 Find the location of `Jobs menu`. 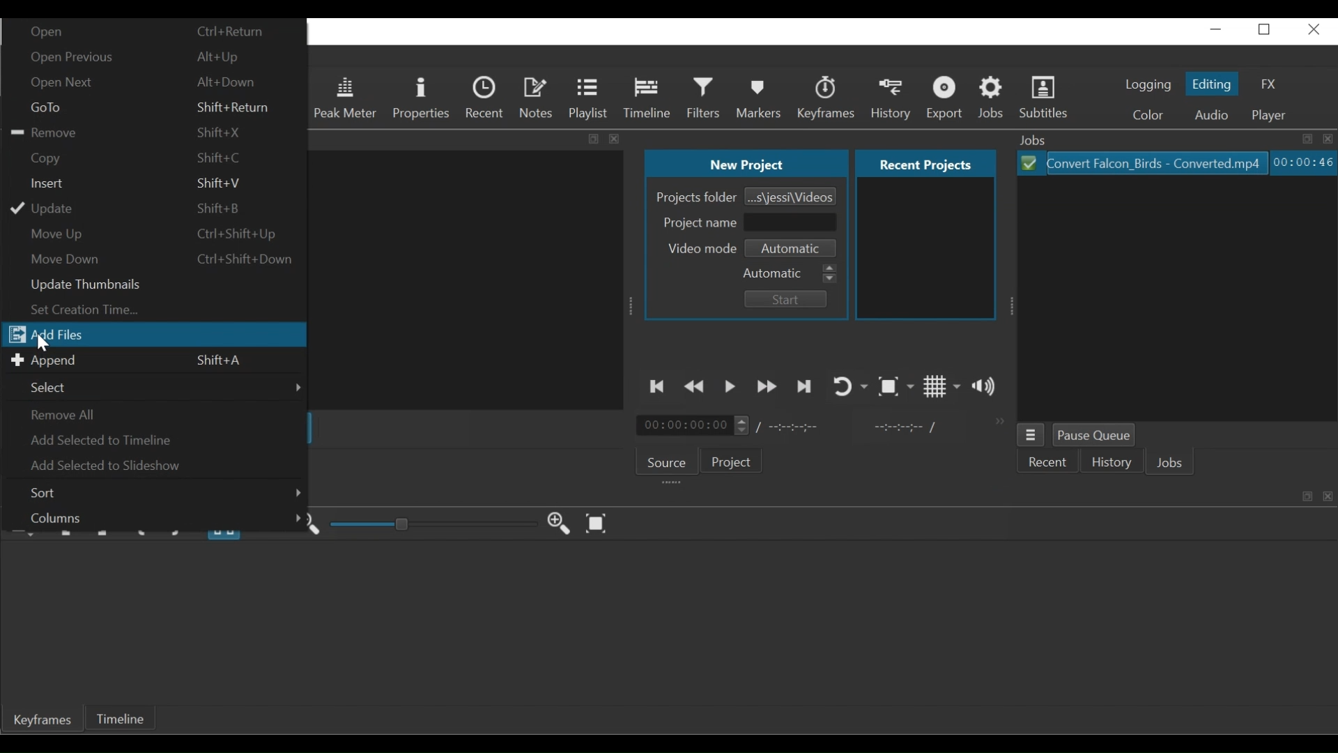

Jobs menu is located at coordinates (1032, 434).